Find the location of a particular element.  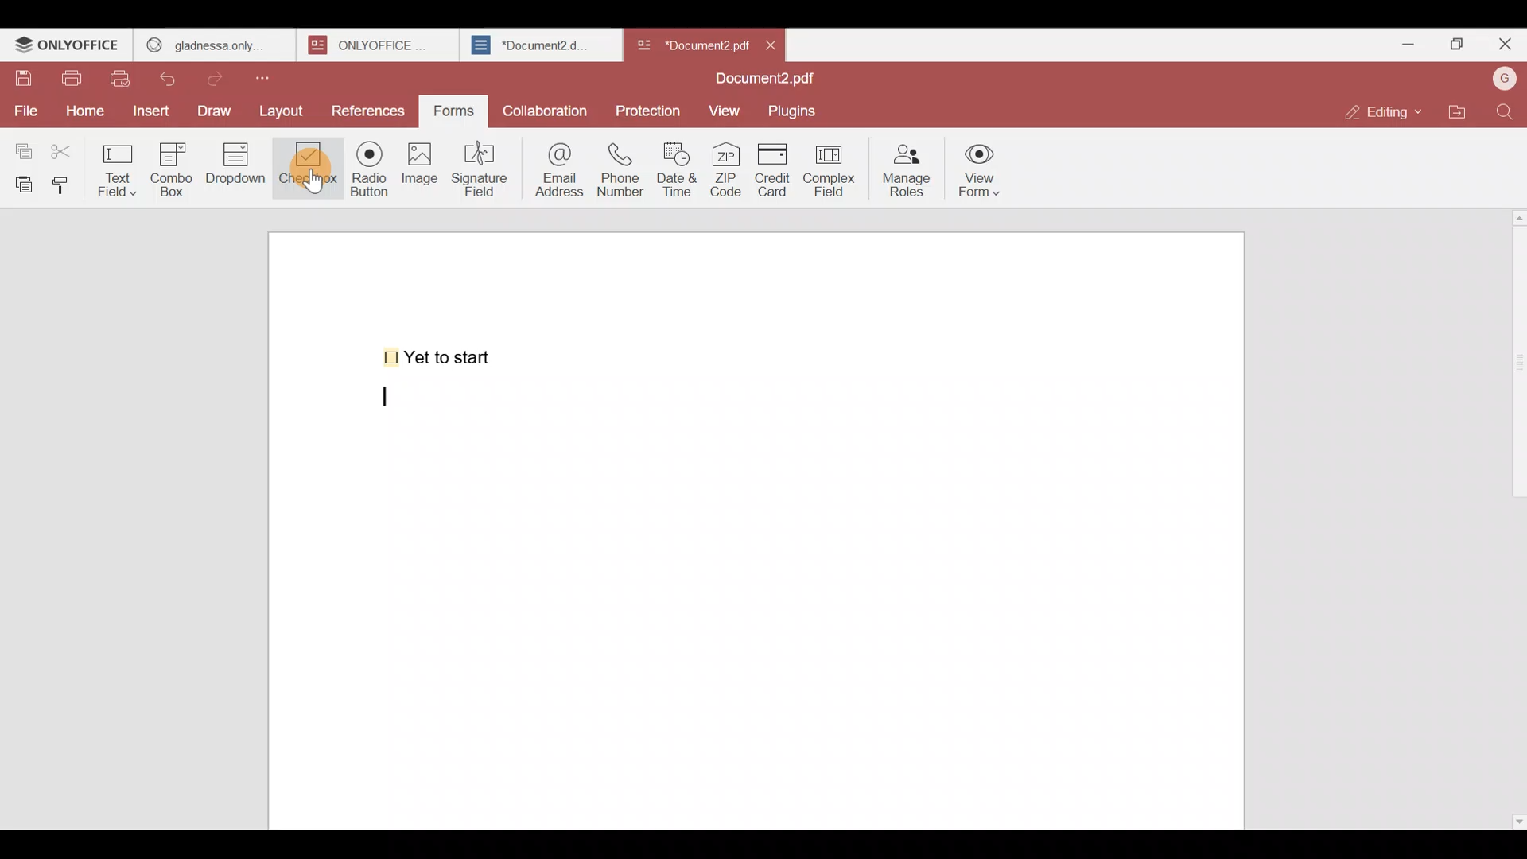

Close is located at coordinates (778, 44).